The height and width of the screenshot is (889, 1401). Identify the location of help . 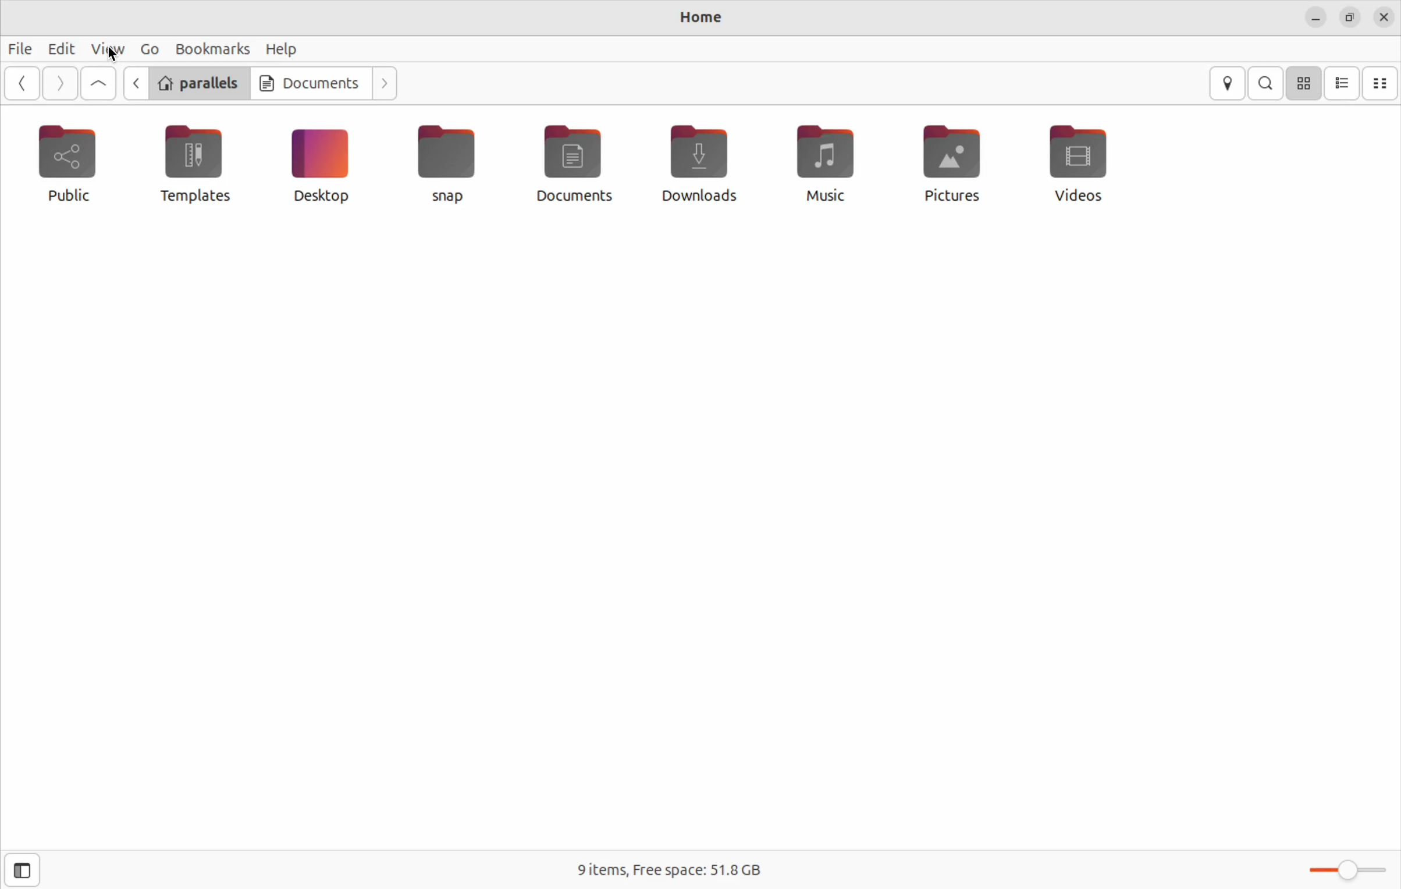
(282, 48).